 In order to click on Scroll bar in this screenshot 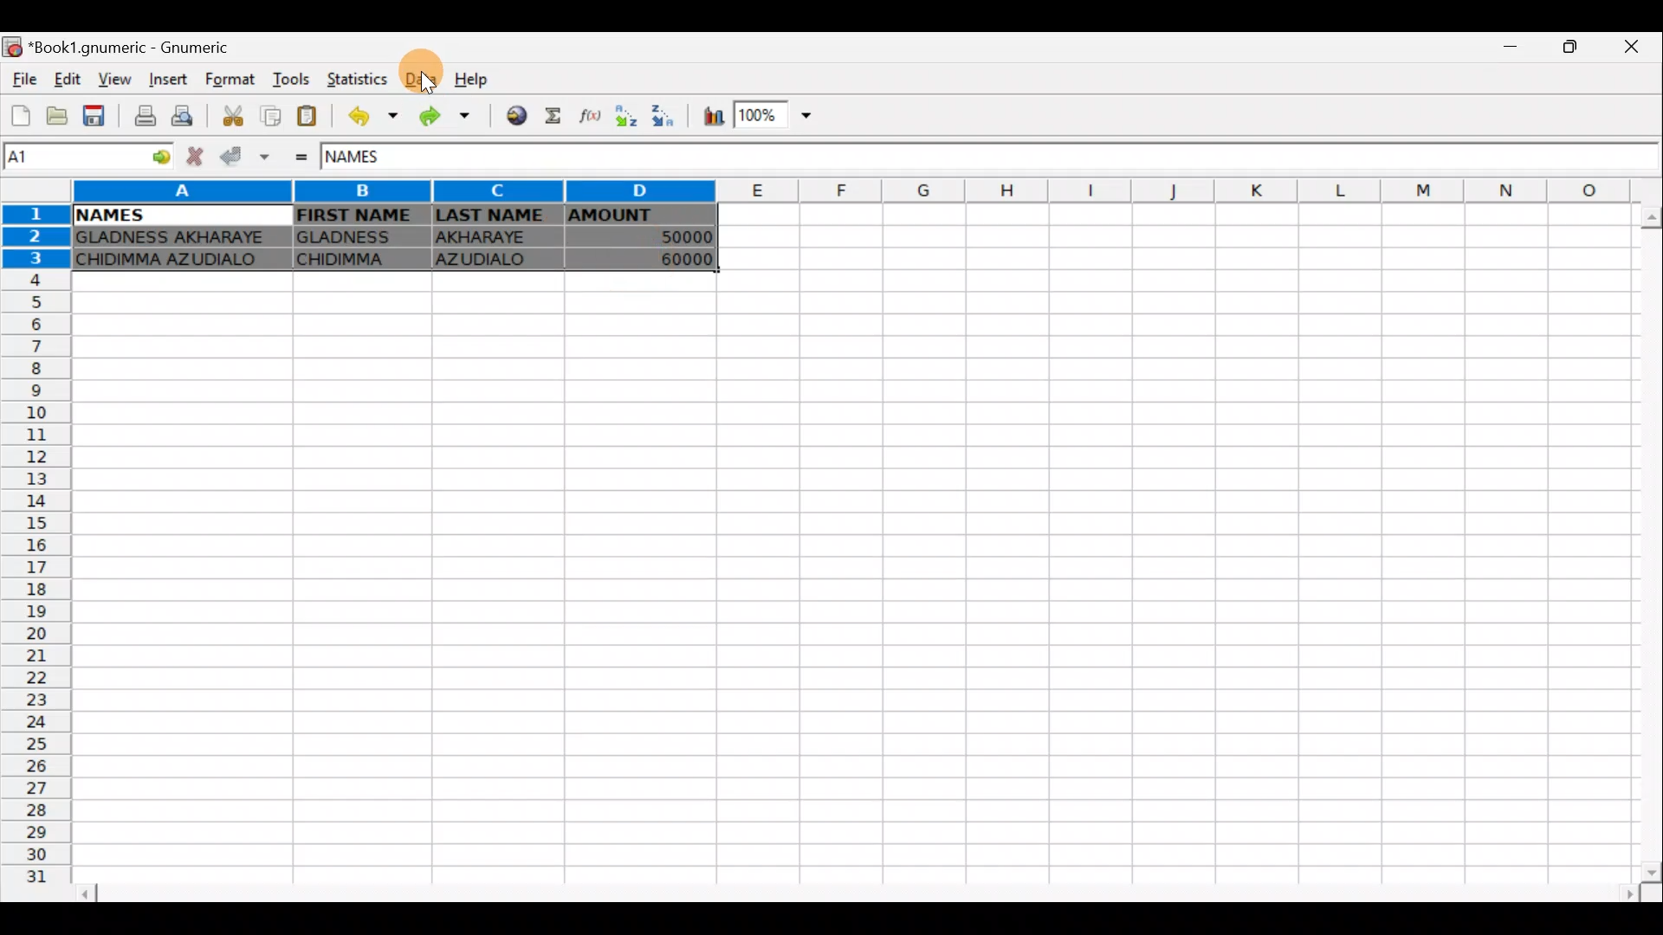, I will do `click(1641, 543)`.